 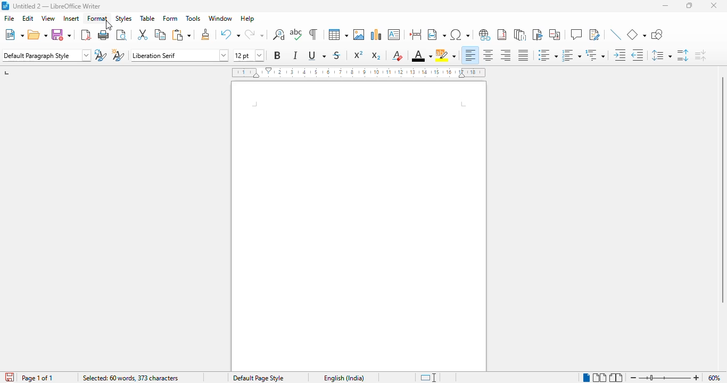 What do you see at coordinates (429, 378) in the screenshot?
I see `standard selection` at bounding box center [429, 378].